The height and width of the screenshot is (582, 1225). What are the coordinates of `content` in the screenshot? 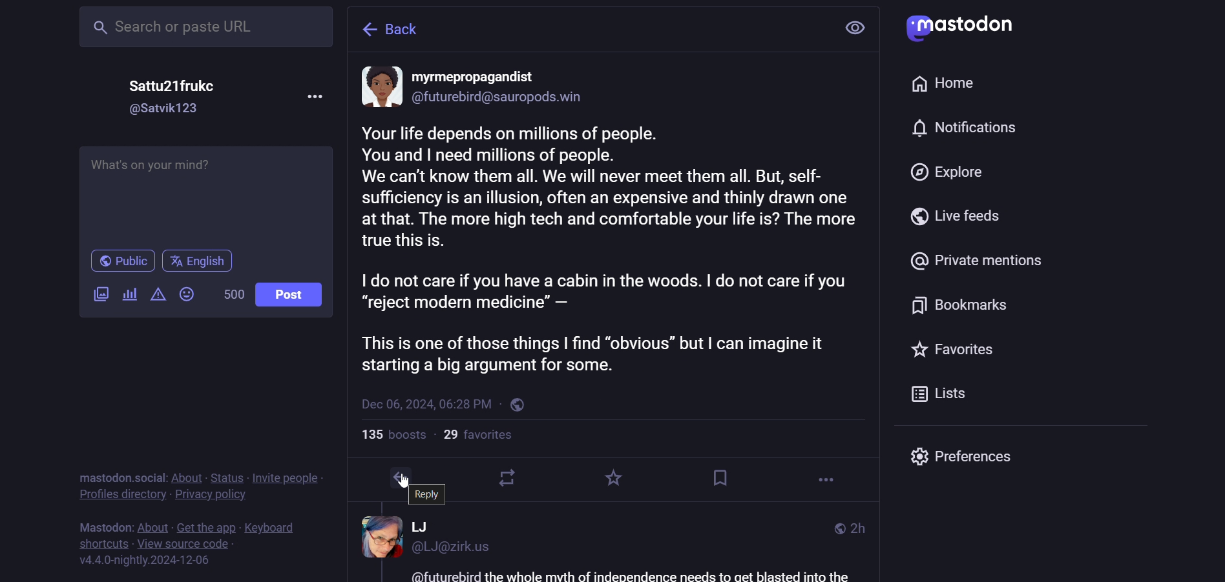 It's located at (611, 250).